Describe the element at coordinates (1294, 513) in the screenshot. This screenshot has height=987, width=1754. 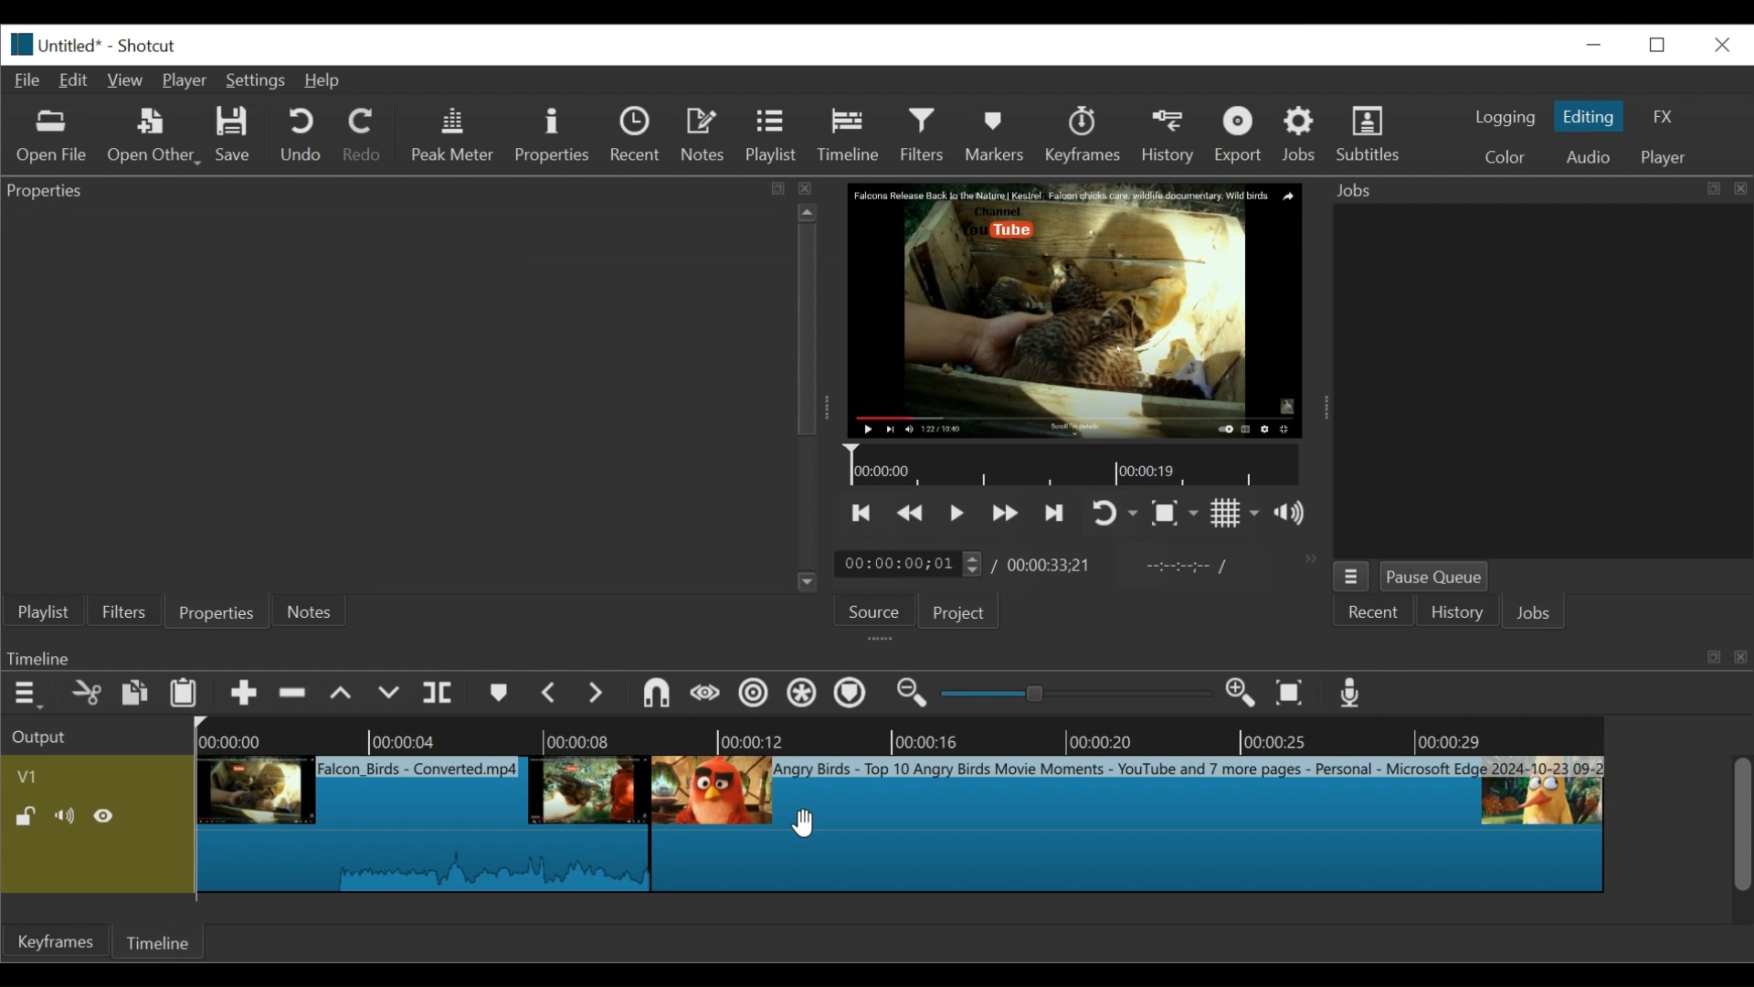
I see `Show thevolume control` at that location.